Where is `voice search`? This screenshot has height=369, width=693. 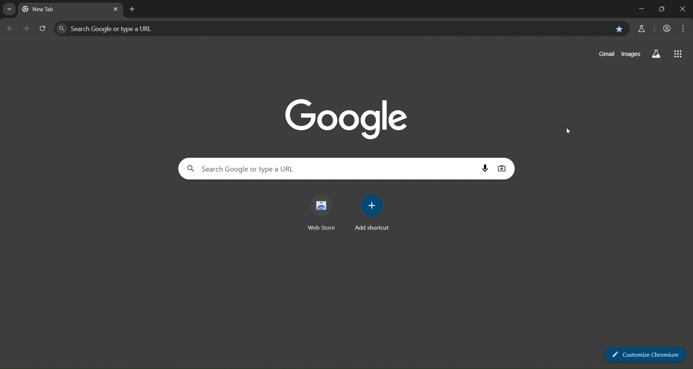
voice search is located at coordinates (485, 168).